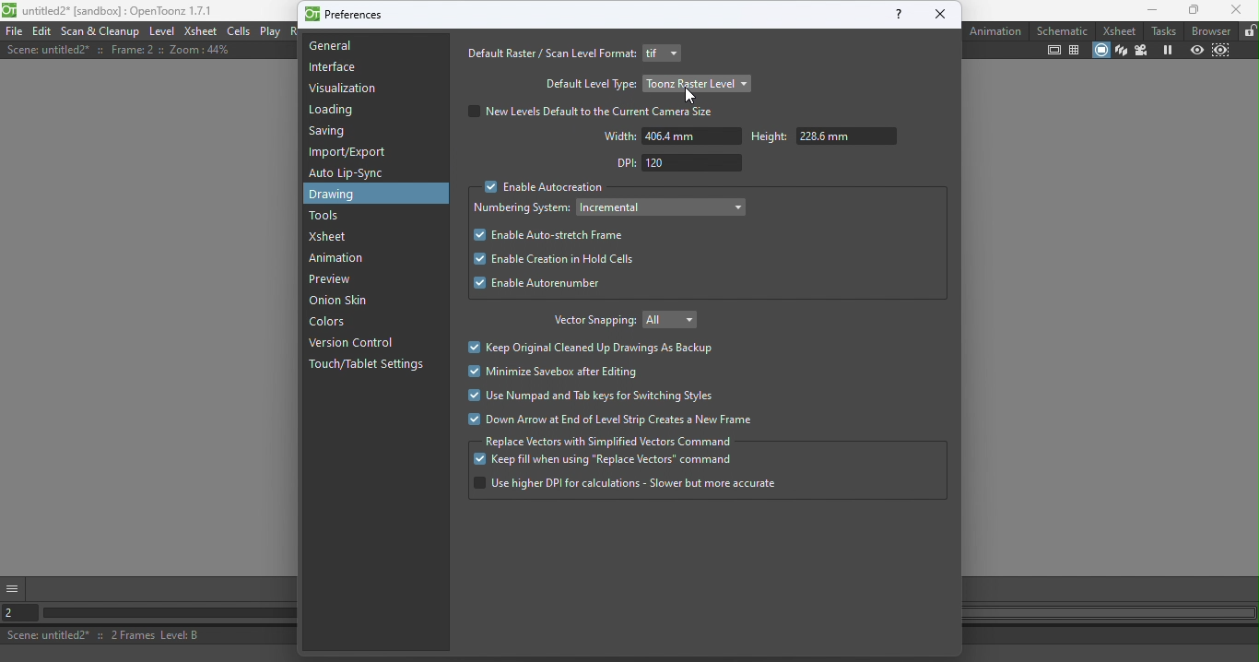 The image size is (1259, 662). Describe the element at coordinates (371, 45) in the screenshot. I see `General` at that location.